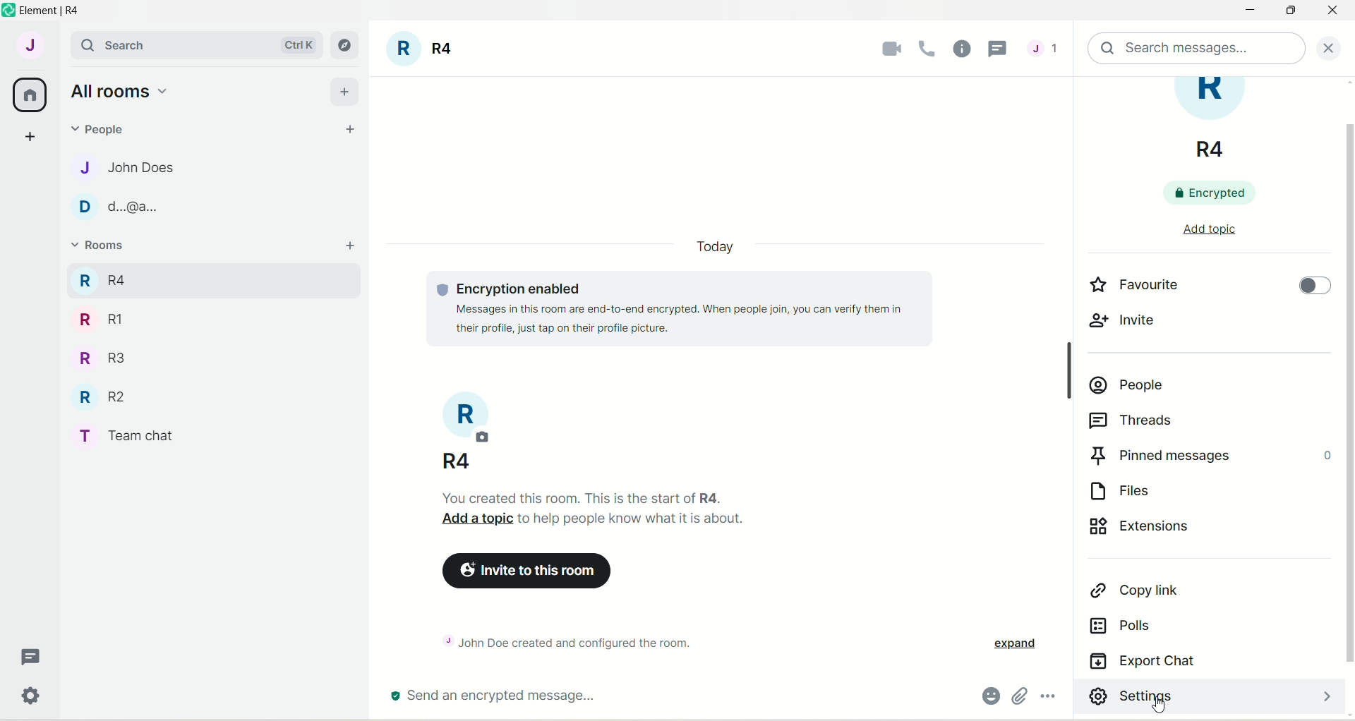 This screenshot has height=721, width=1355. I want to click on explore rooms, so click(346, 45).